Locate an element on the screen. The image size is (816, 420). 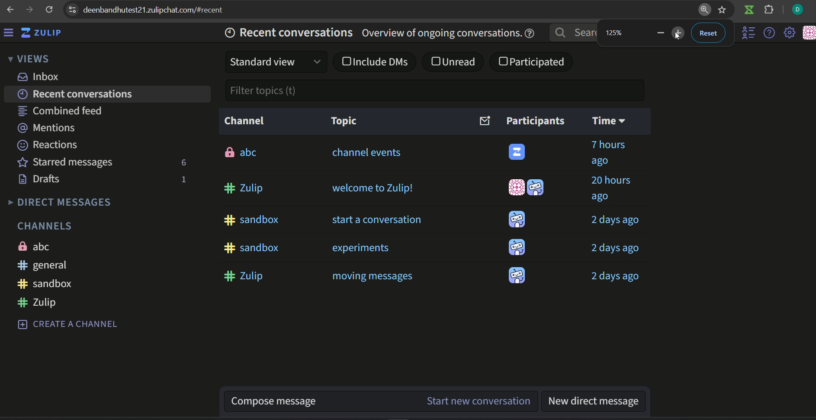
cursor is located at coordinates (679, 35).